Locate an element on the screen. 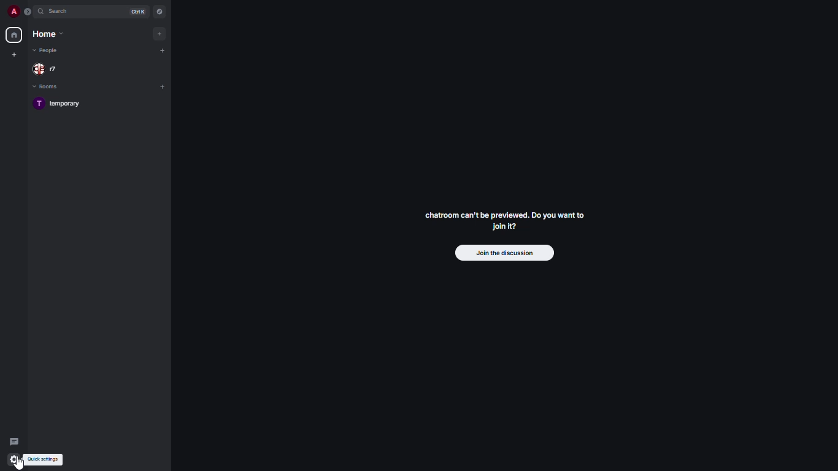 The width and height of the screenshot is (838, 471). threads is located at coordinates (15, 438).